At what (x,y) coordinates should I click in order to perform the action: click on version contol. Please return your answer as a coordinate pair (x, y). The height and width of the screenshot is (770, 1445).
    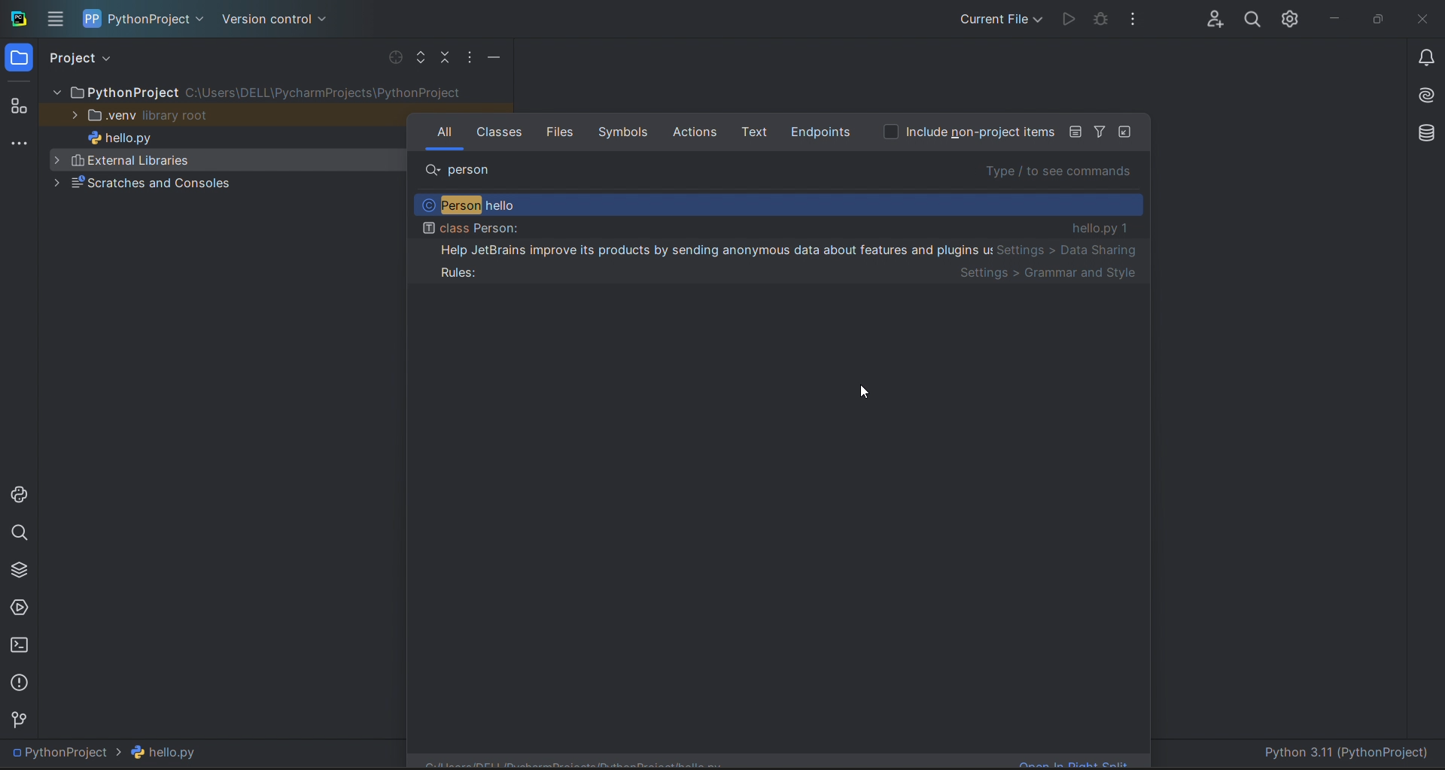
    Looking at the image, I should click on (21, 721).